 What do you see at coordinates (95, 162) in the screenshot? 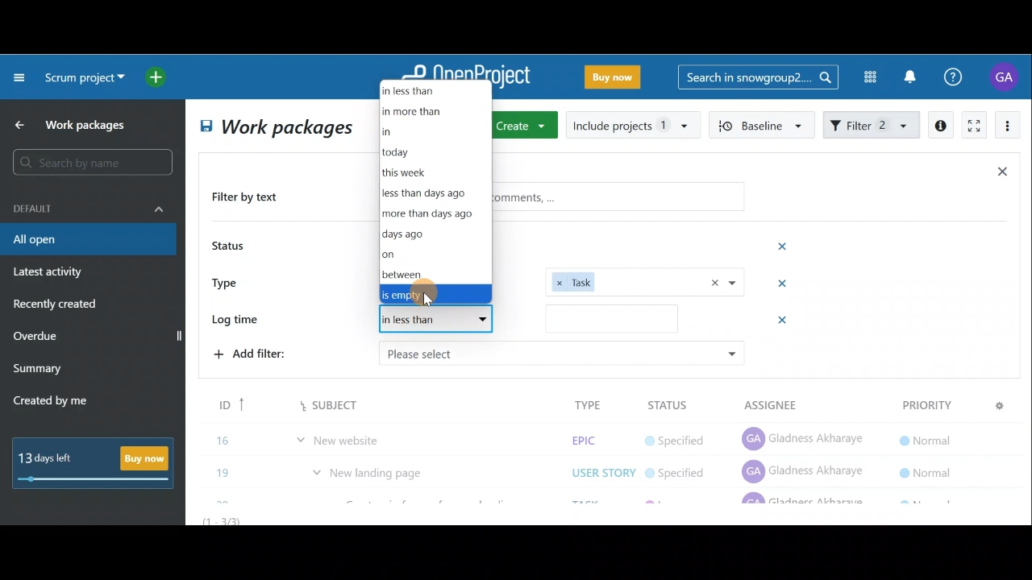
I see `Search bar` at bounding box center [95, 162].